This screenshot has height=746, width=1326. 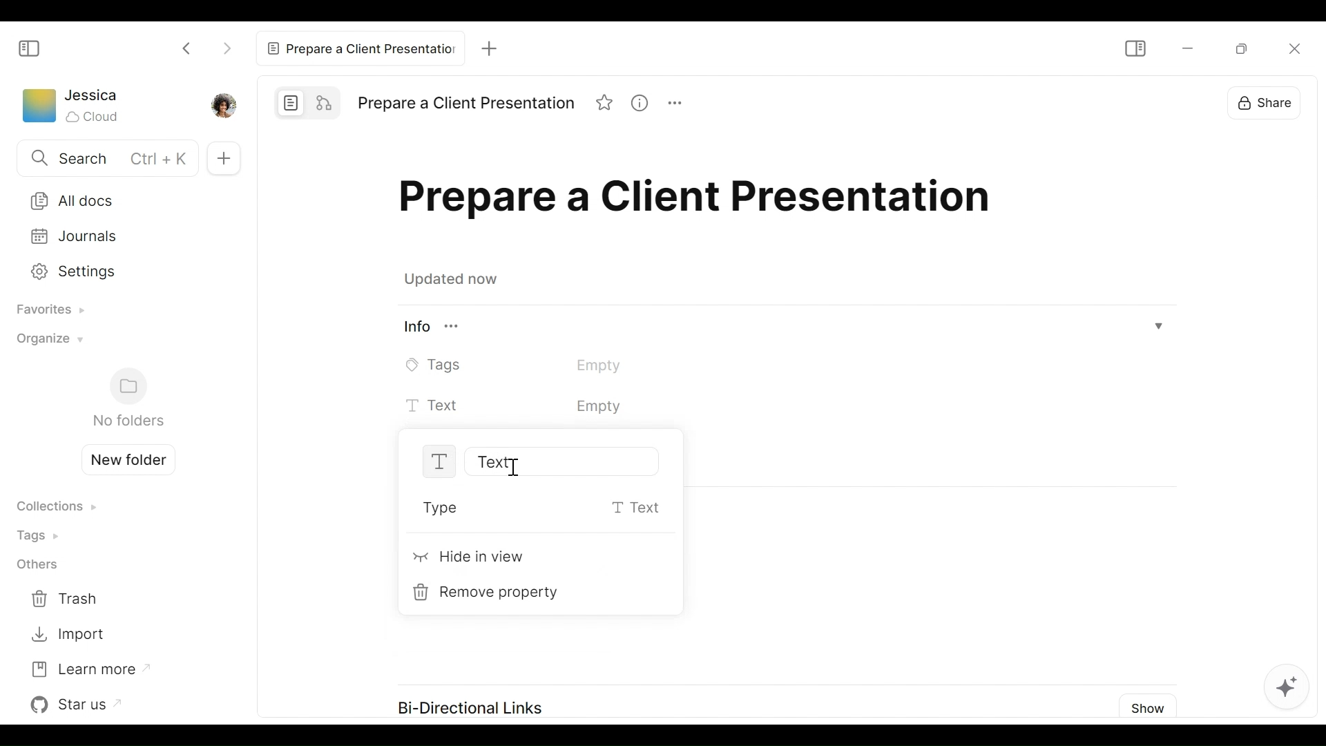 What do you see at coordinates (222, 104) in the screenshot?
I see `Profile picture` at bounding box center [222, 104].